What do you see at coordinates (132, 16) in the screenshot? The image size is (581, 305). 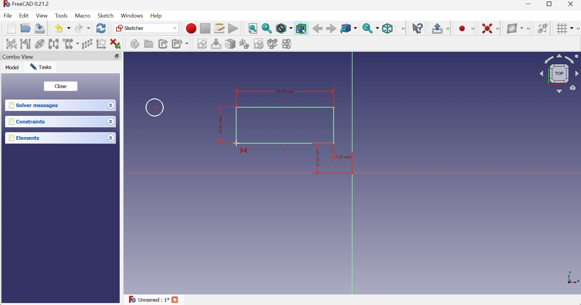 I see `Windows` at bounding box center [132, 16].